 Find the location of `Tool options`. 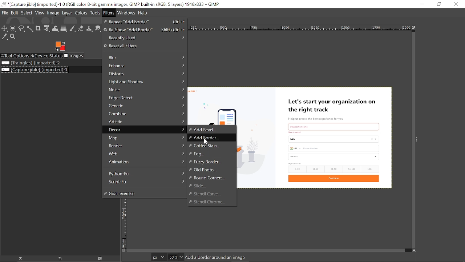

Tool options is located at coordinates (15, 56).